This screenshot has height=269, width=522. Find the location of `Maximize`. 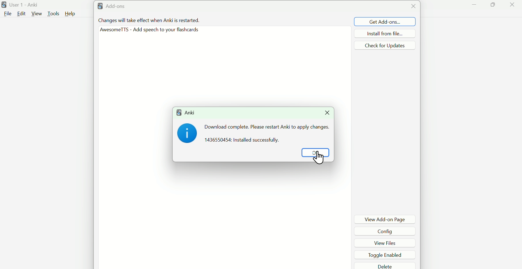

Maximize is located at coordinates (494, 6).